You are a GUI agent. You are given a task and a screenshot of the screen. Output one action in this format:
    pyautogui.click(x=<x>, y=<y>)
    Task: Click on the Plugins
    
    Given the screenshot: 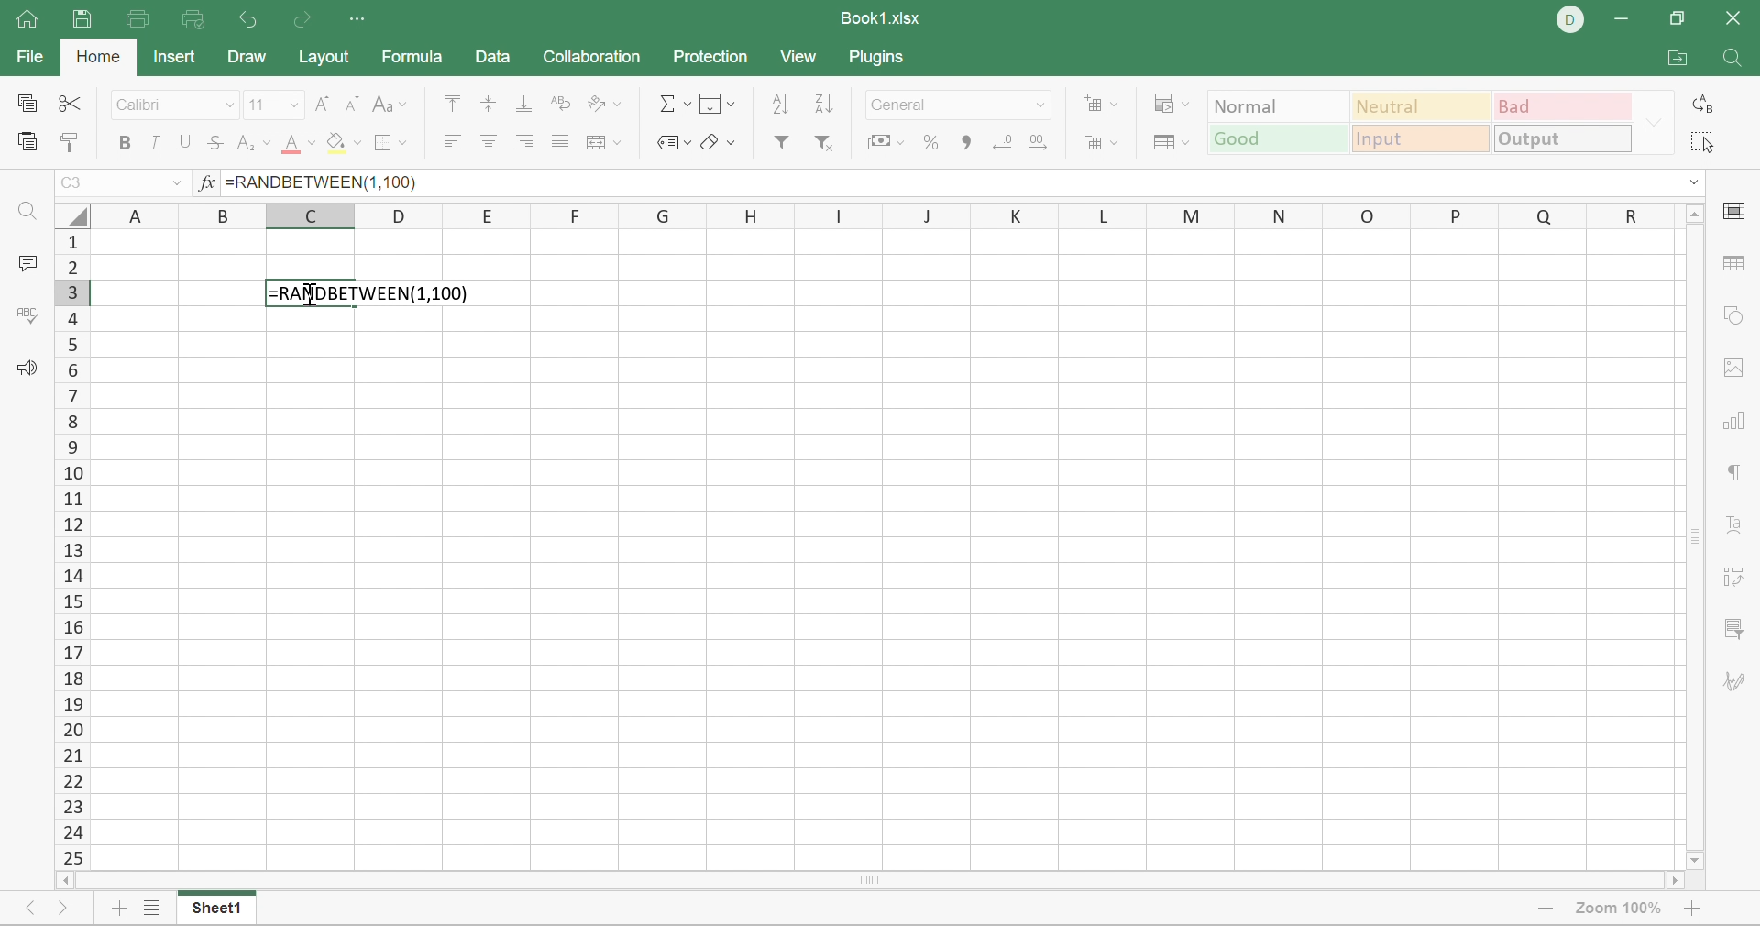 What is the action you would take?
    pyautogui.click(x=879, y=63)
    